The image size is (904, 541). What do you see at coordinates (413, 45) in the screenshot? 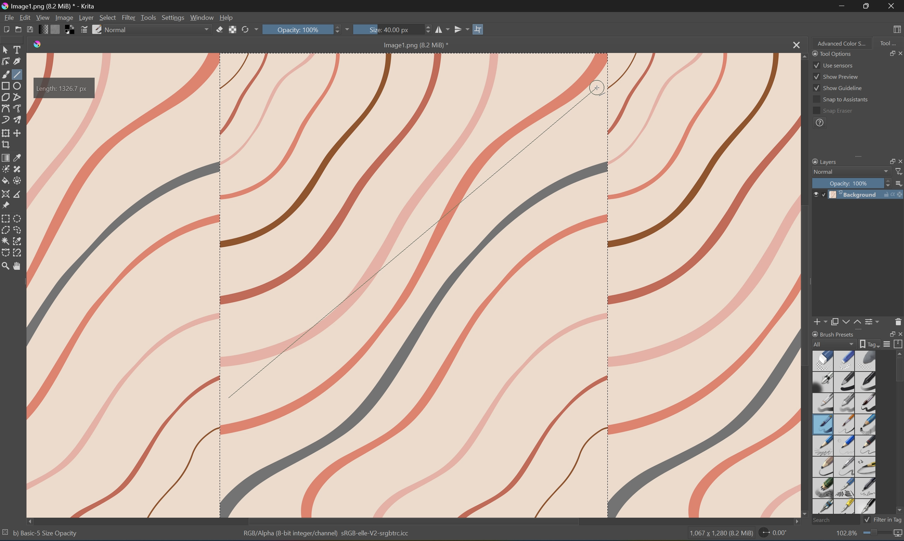
I see `Image1.png (8.2 MB)` at bounding box center [413, 45].